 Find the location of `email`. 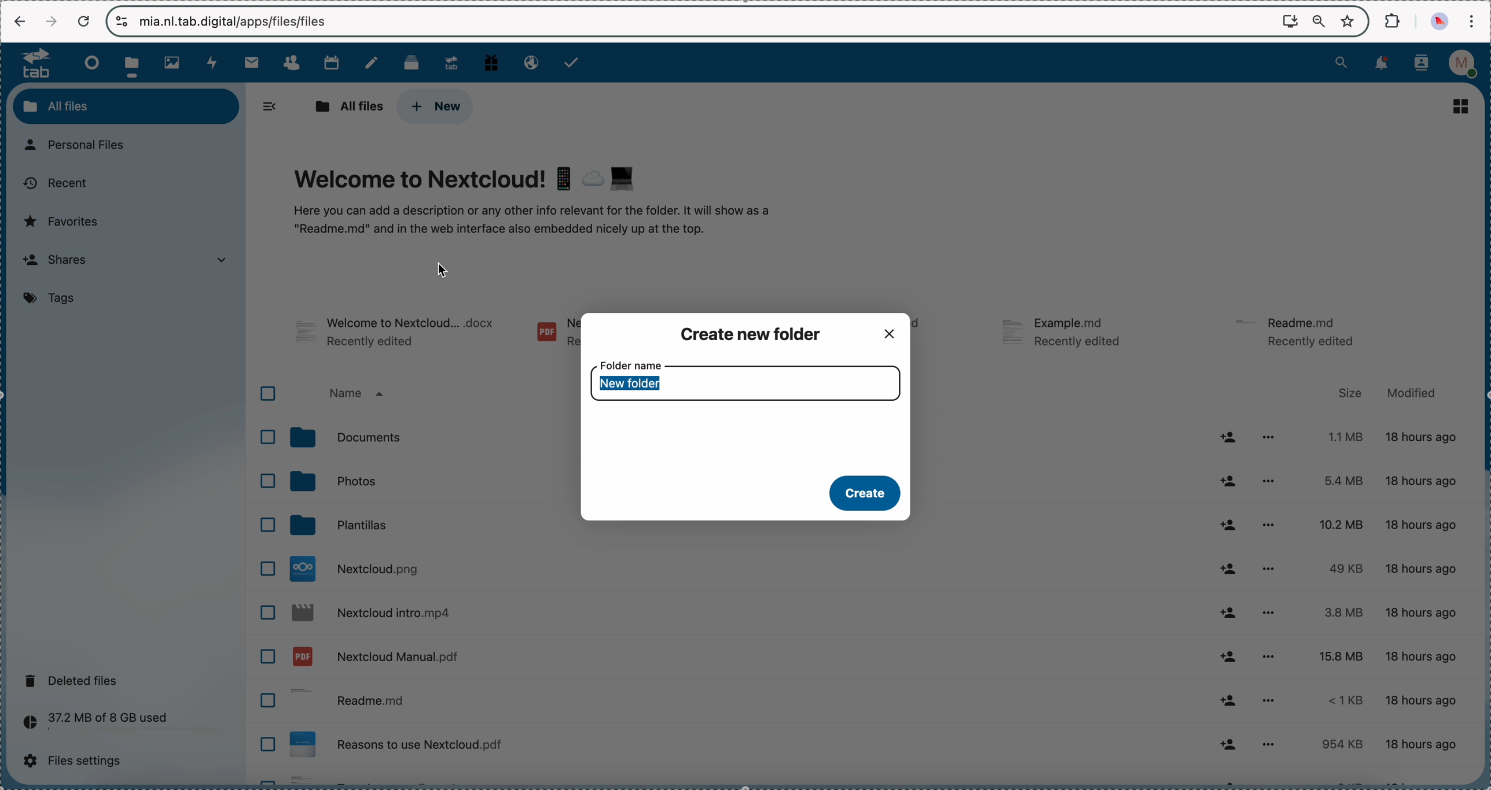

email is located at coordinates (528, 61).